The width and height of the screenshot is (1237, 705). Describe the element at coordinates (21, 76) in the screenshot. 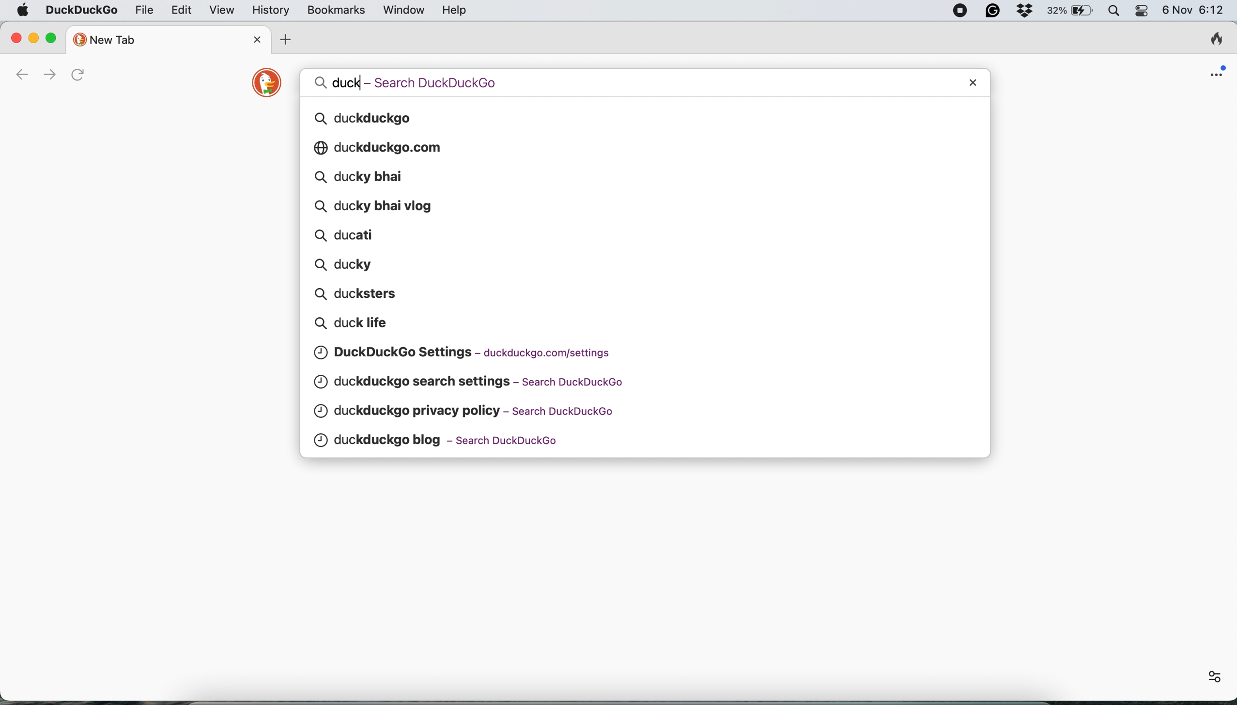

I see `go back` at that location.